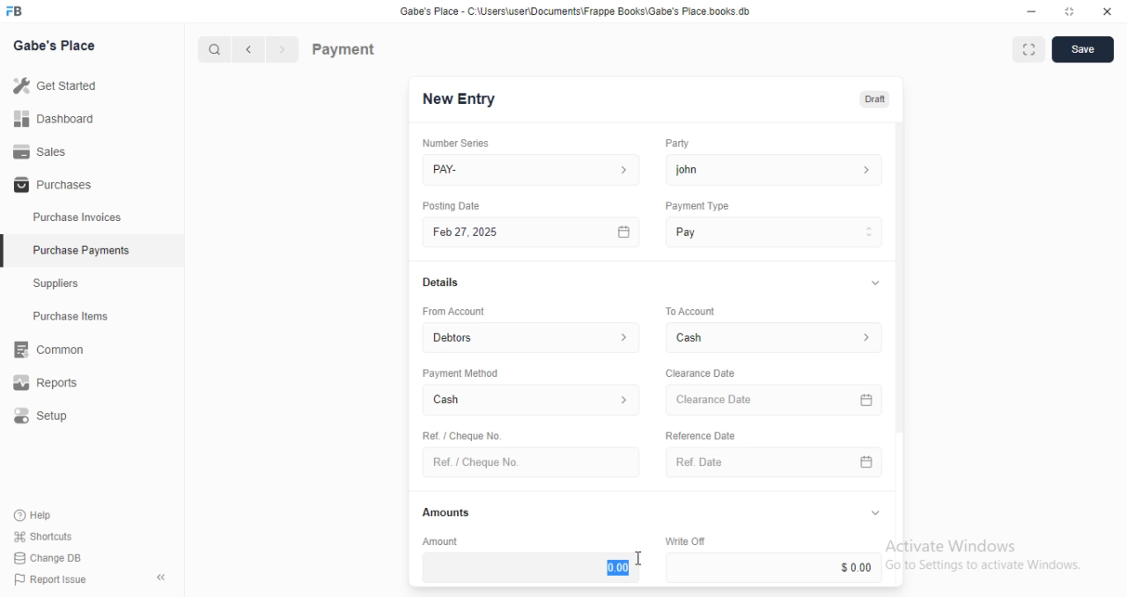  Describe the element at coordinates (46, 556) in the screenshot. I see `Change DB` at that location.